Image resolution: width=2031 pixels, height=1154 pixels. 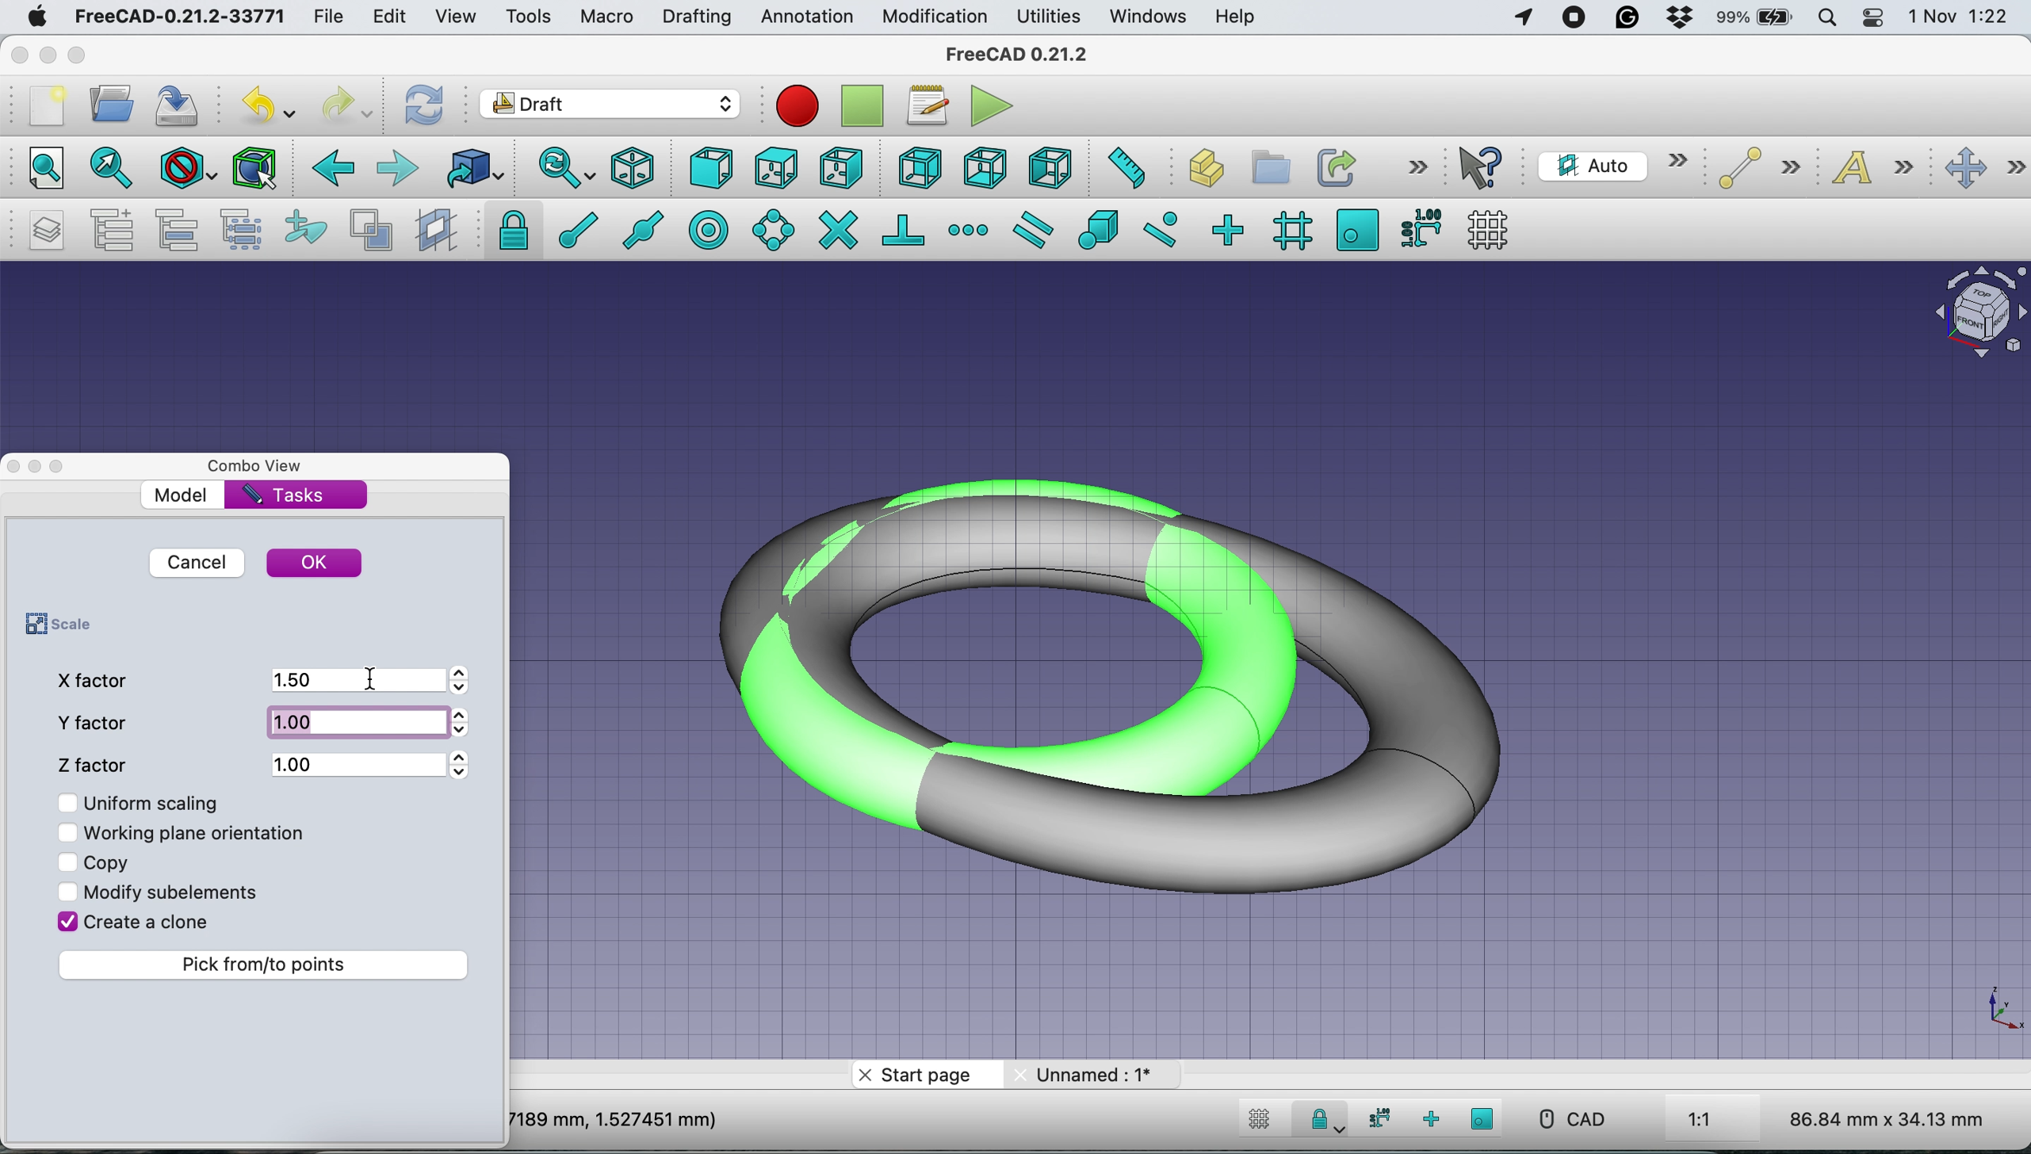 I want to click on file, so click(x=335, y=17).